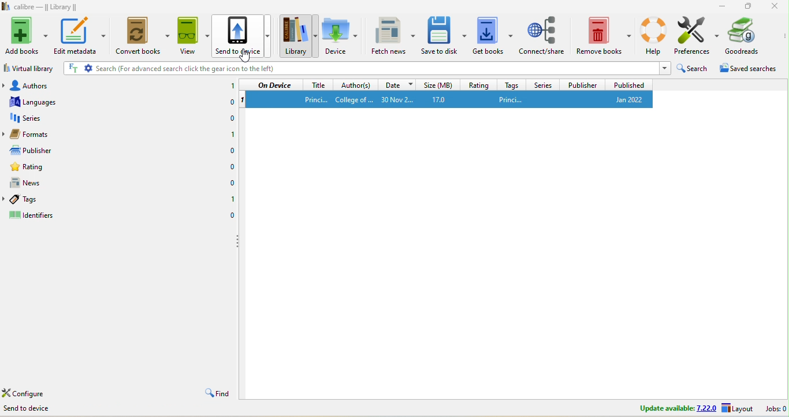 The width and height of the screenshot is (789, 417). I want to click on edit metadata, so click(81, 36).